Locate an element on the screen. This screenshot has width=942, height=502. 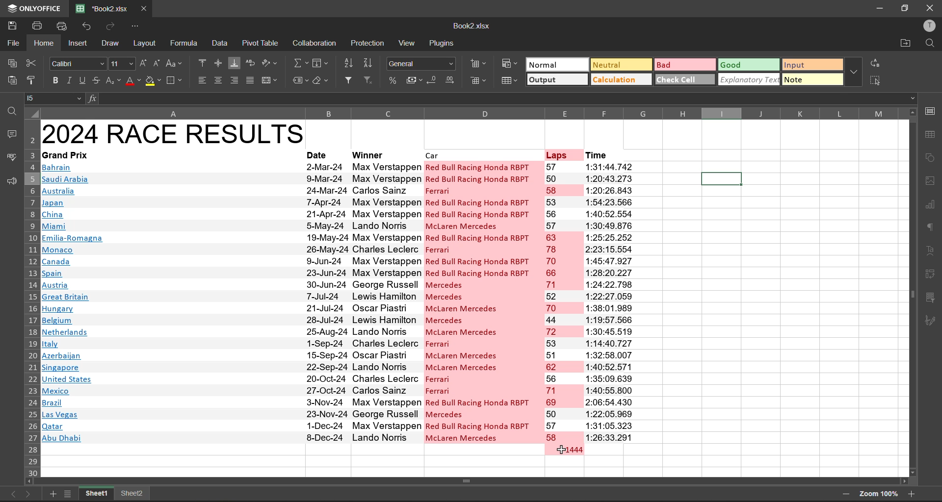
undo is located at coordinates (84, 26).